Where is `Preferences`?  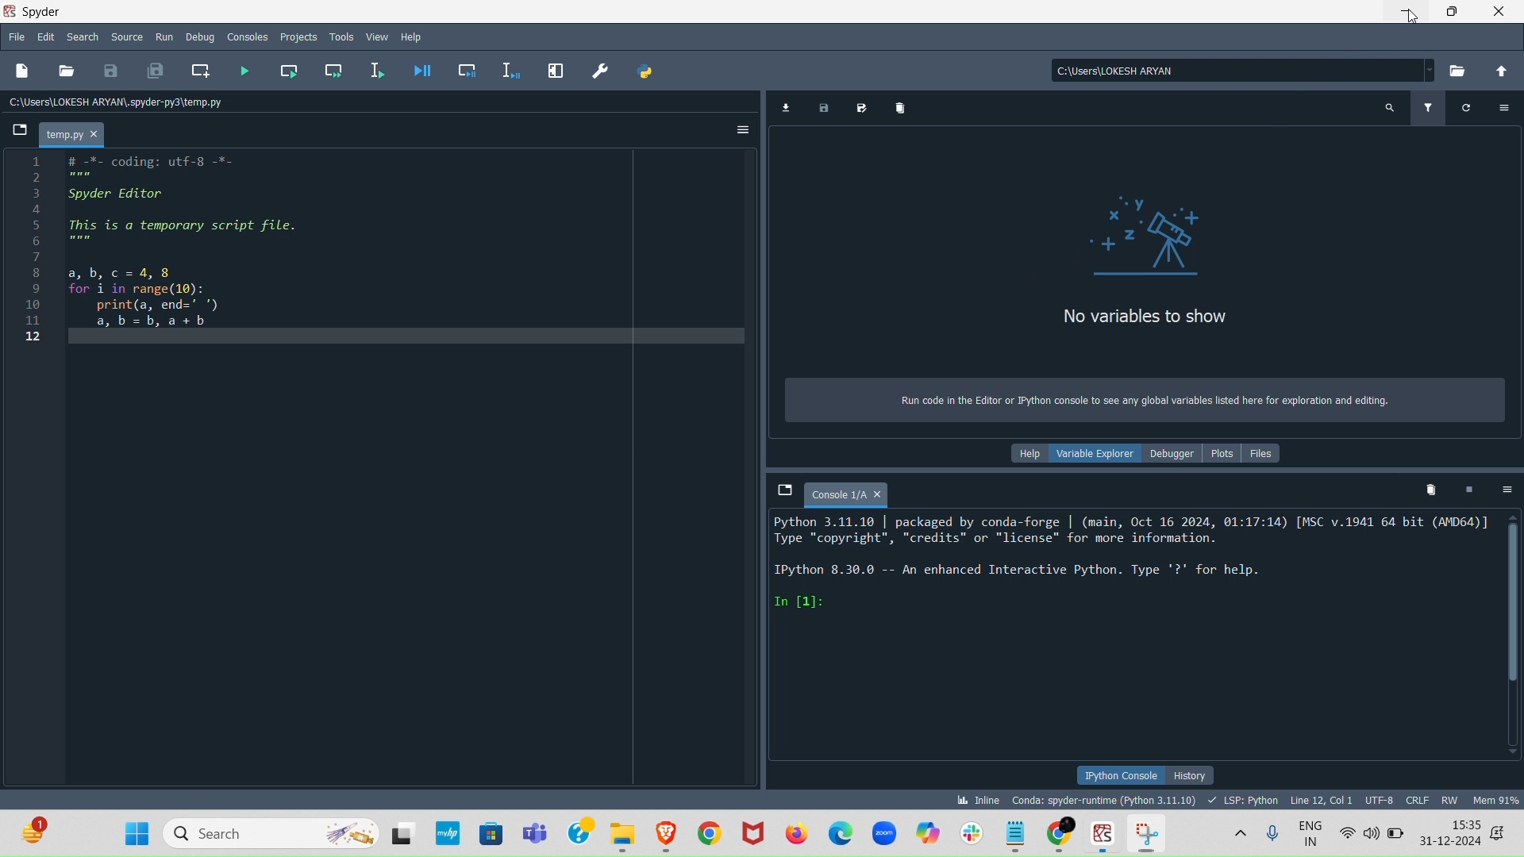 Preferences is located at coordinates (603, 67).